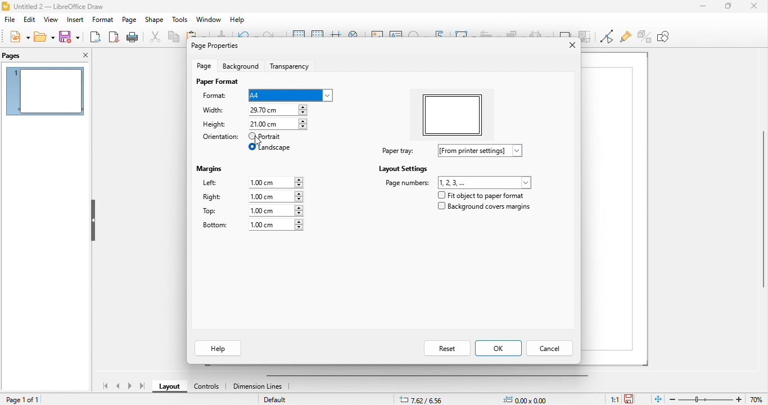  I want to click on minimize, so click(698, 11).